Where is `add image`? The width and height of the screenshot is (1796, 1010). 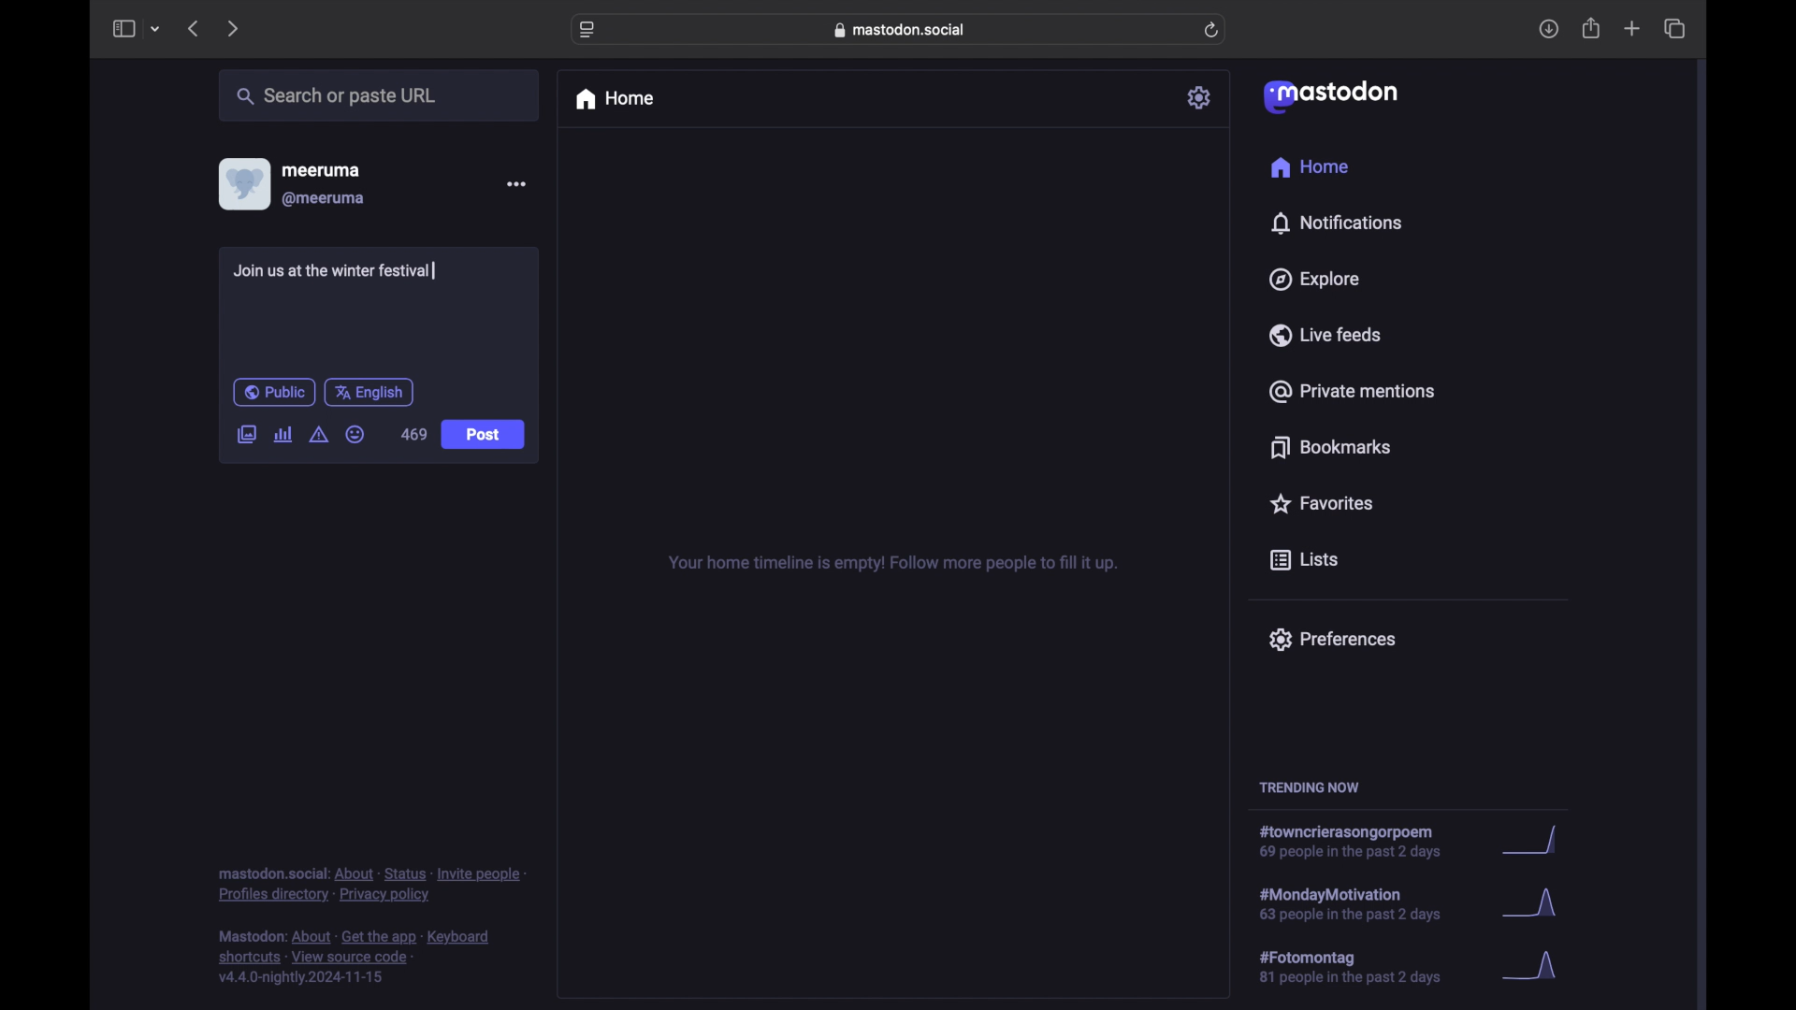 add image is located at coordinates (246, 436).